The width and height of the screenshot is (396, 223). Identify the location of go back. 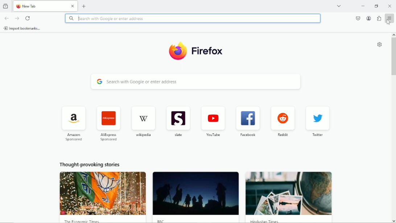
(7, 19).